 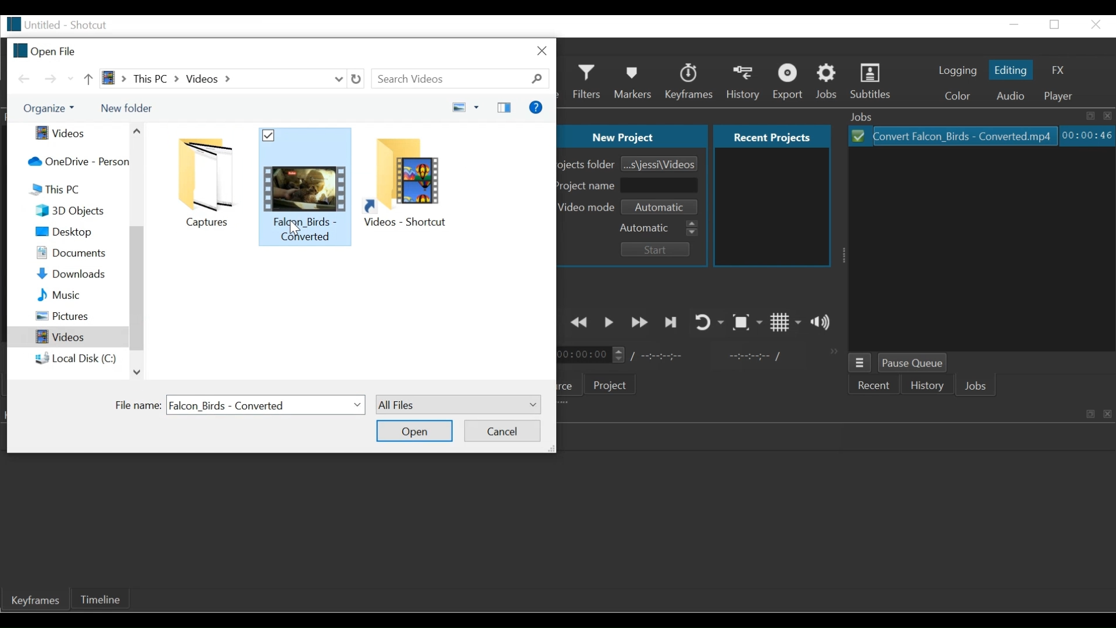 What do you see at coordinates (659, 163) in the screenshot?
I see `Browse Project Folder` at bounding box center [659, 163].